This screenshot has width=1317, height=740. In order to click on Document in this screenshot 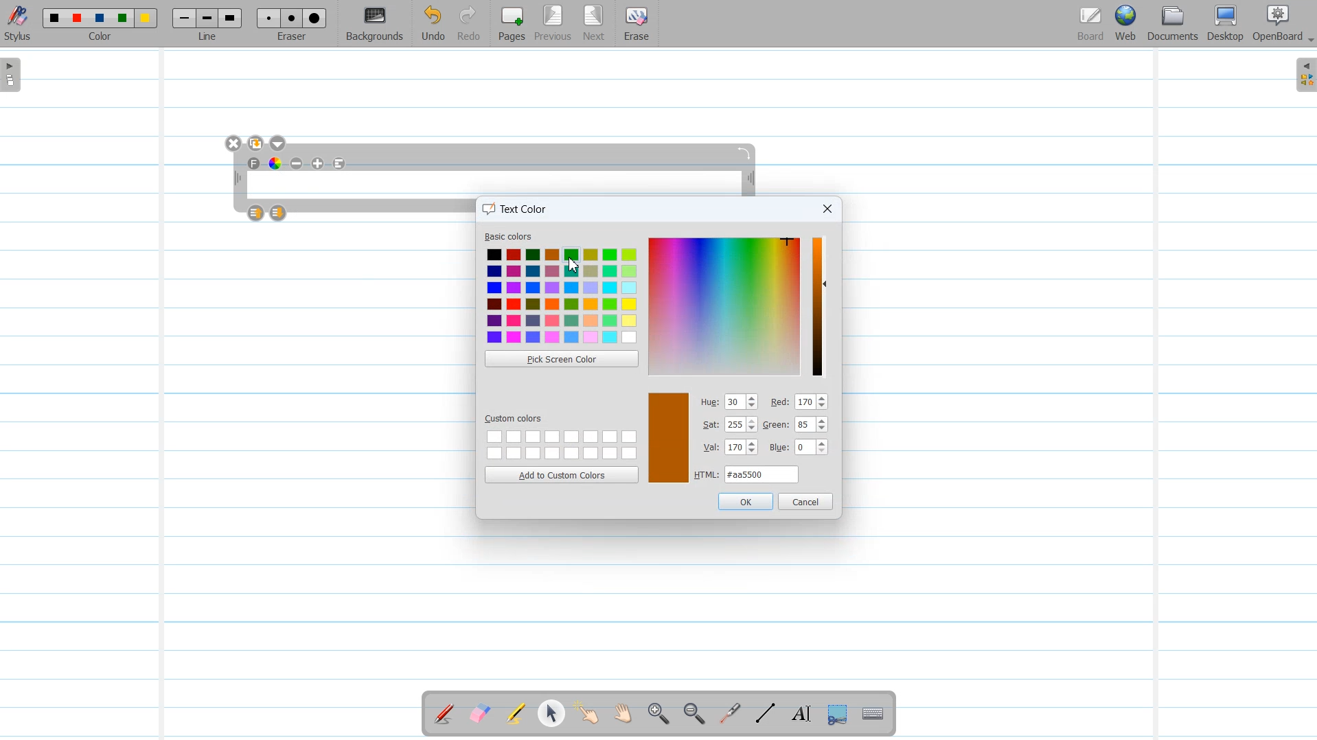, I will do `click(1174, 23)`.